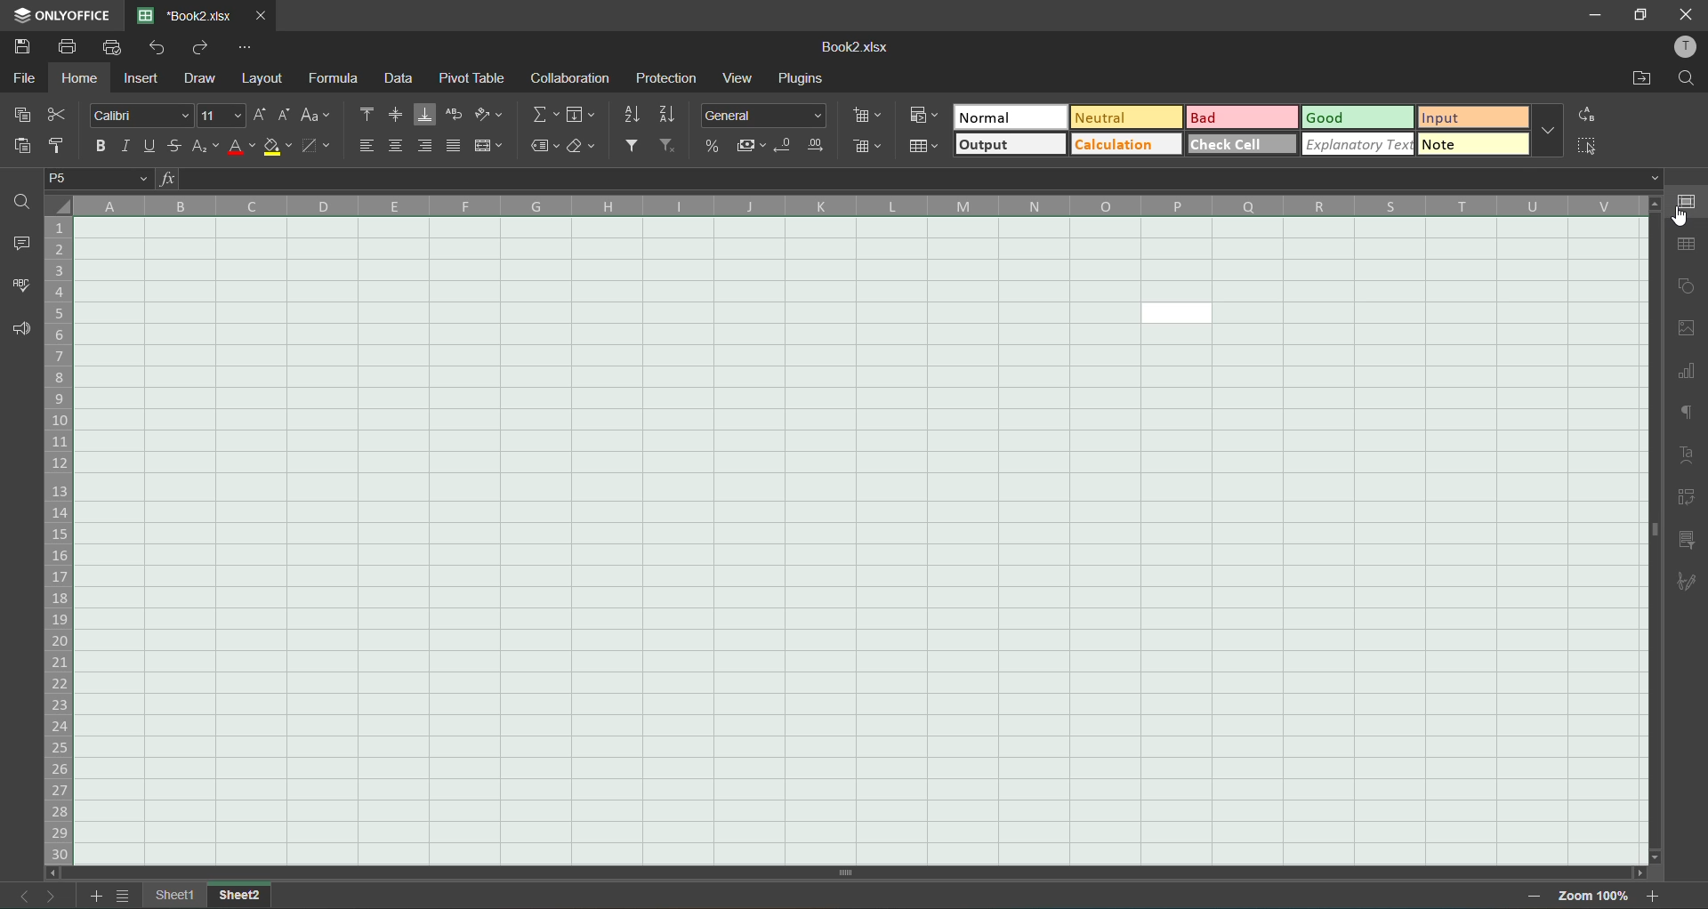 The width and height of the screenshot is (1708, 909). I want to click on P5, so click(98, 179).